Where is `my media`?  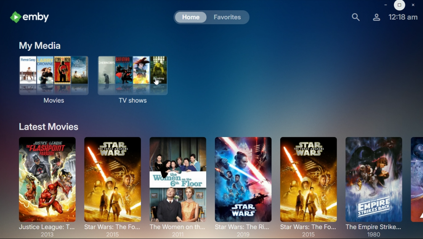
my media is located at coordinates (42, 46).